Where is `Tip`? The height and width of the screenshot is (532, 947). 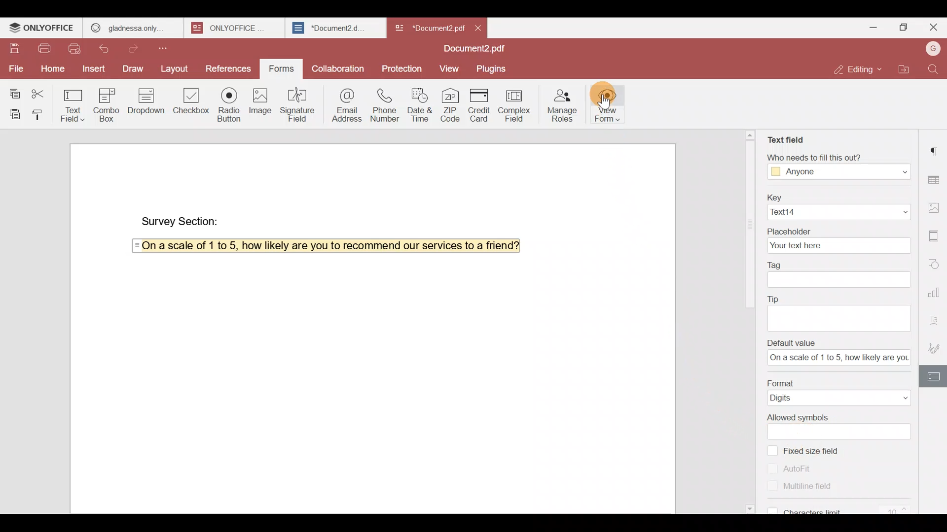 Tip is located at coordinates (838, 299).